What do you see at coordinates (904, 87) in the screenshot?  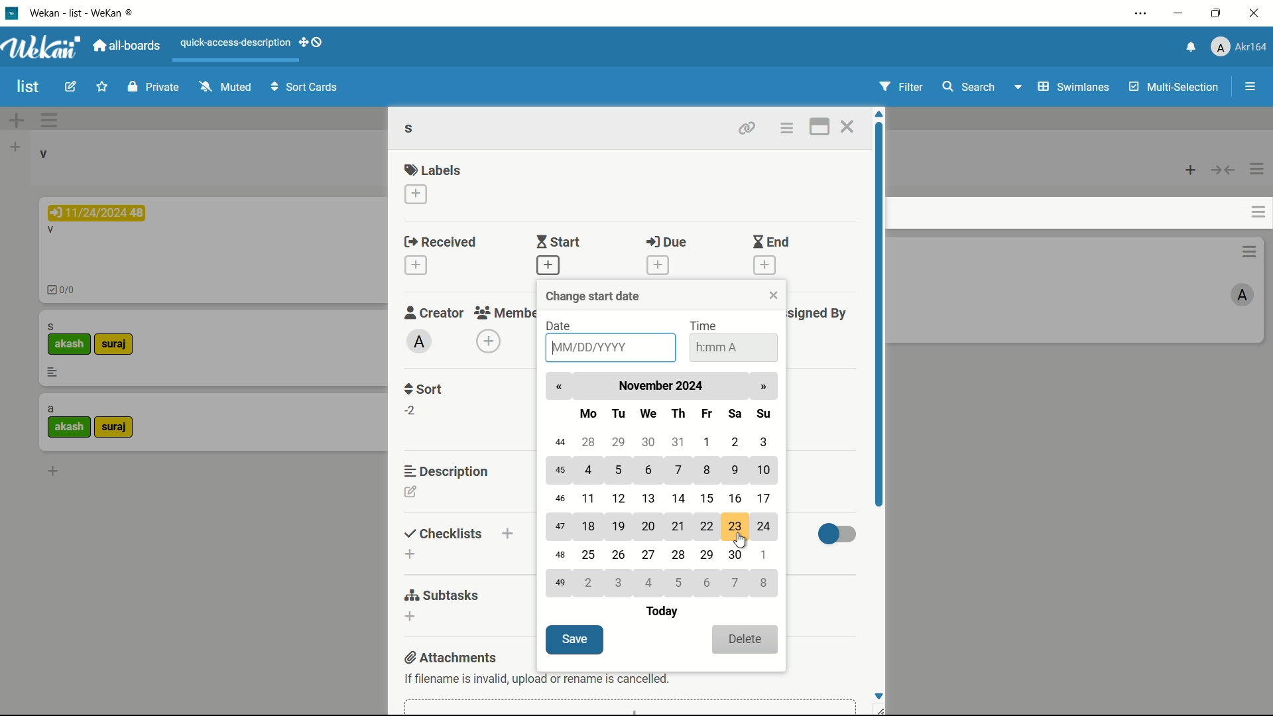 I see `filter` at bounding box center [904, 87].